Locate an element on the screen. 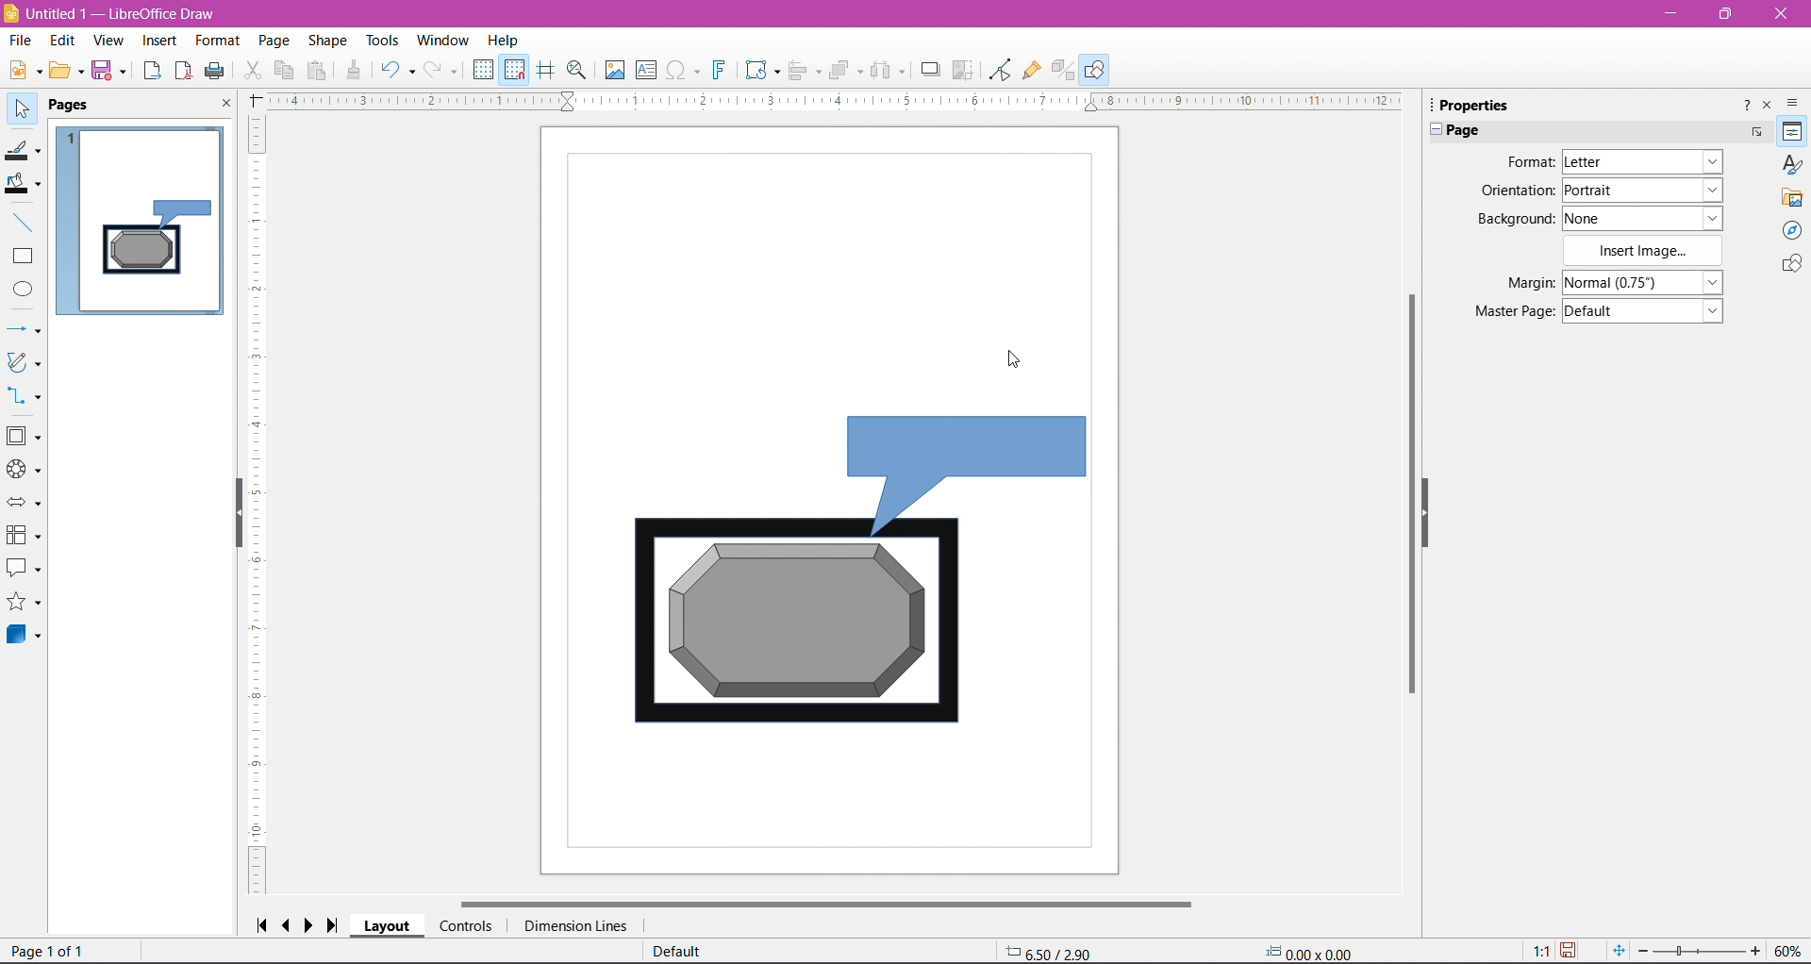  Minimize is located at coordinates (1672, 12).